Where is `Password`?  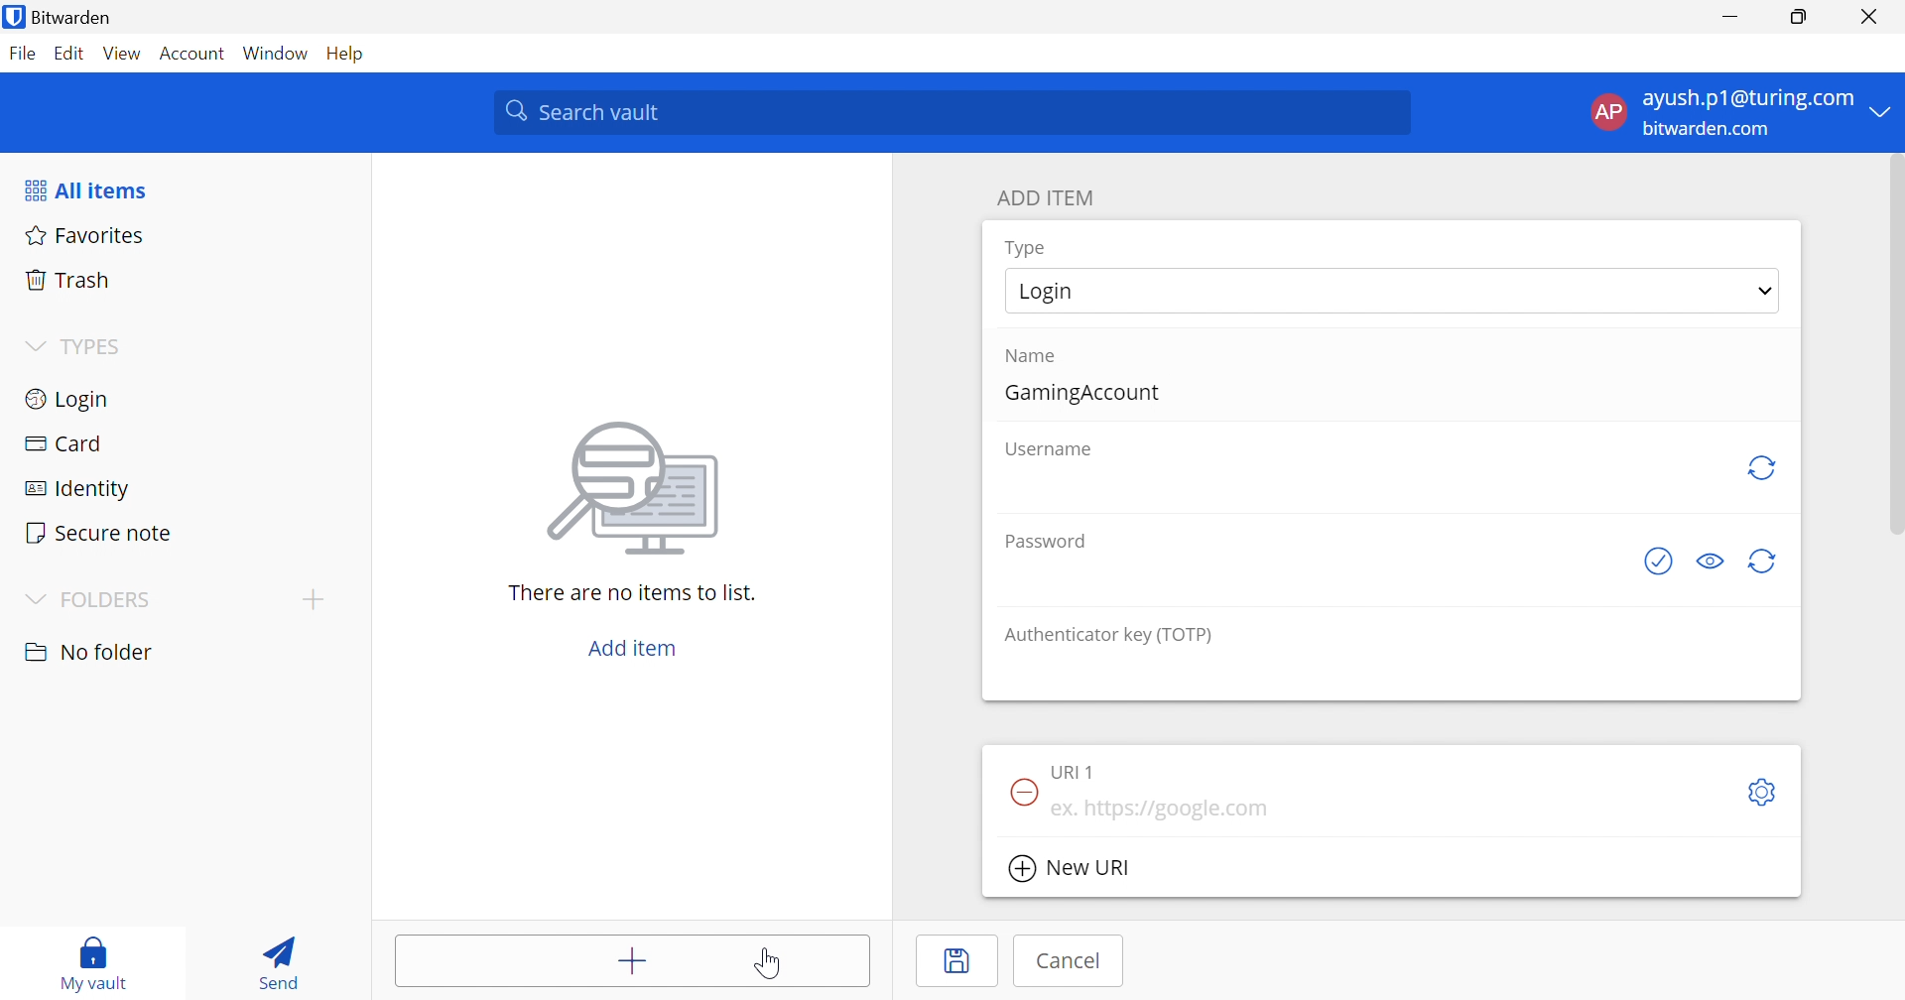 Password is located at coordinates (1043, 543).